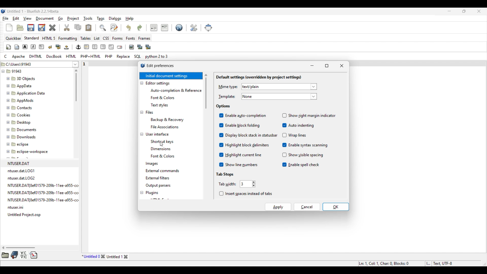 The width and height of the screenshot is (487, 274). Describe the element at coordinates (20, 107) in the screenshot. I see `Contacts` at that location.